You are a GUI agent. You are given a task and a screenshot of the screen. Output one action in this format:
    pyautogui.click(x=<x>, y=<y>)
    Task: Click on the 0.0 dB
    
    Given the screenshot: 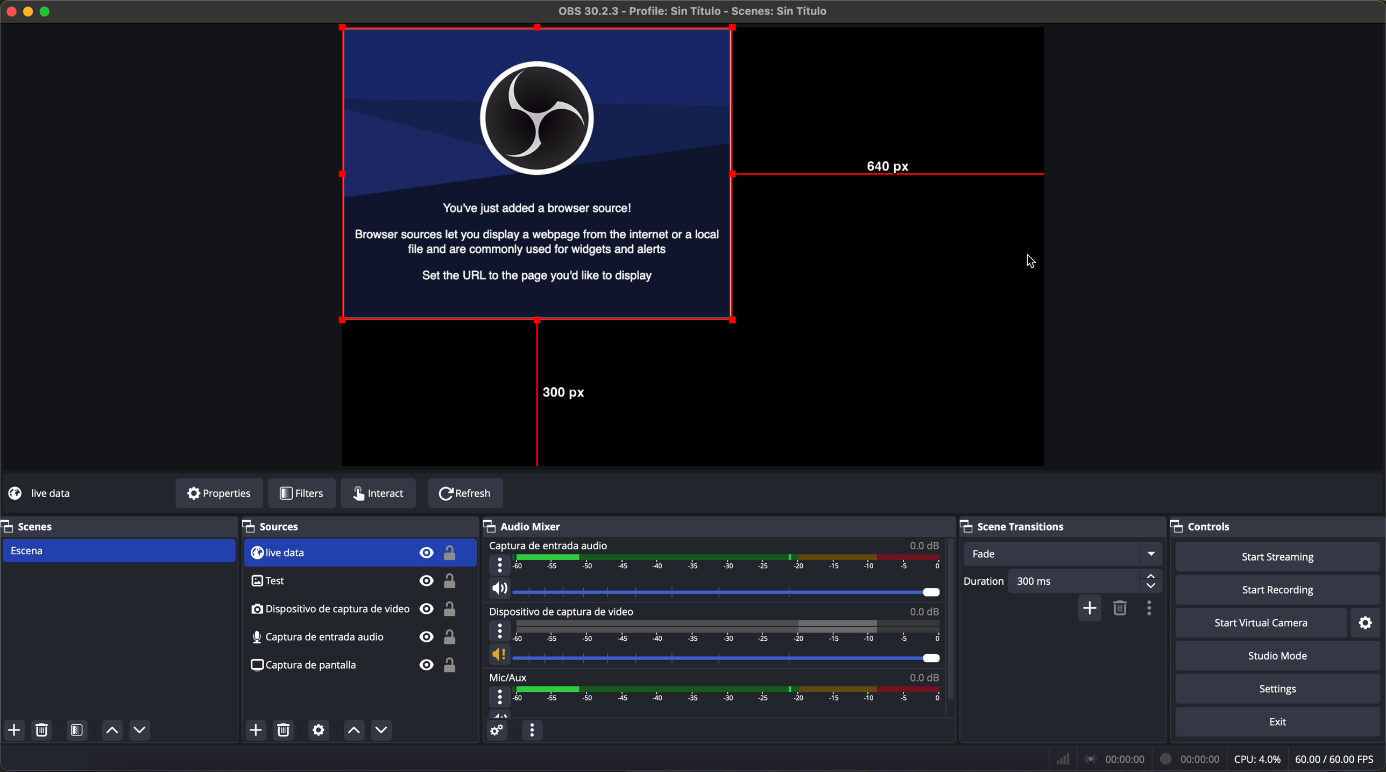 What is the action you would take?
    pyautogui.click(x=925, y=546)
    